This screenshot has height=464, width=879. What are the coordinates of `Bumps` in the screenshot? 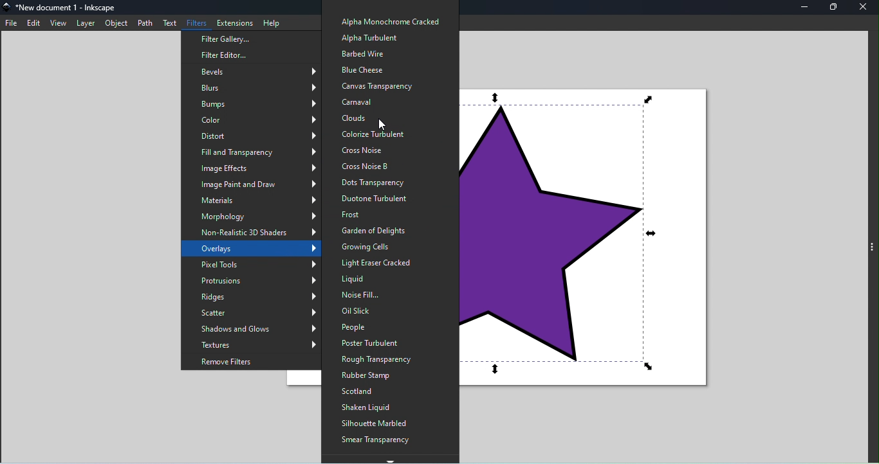 It's located at (250, 103).